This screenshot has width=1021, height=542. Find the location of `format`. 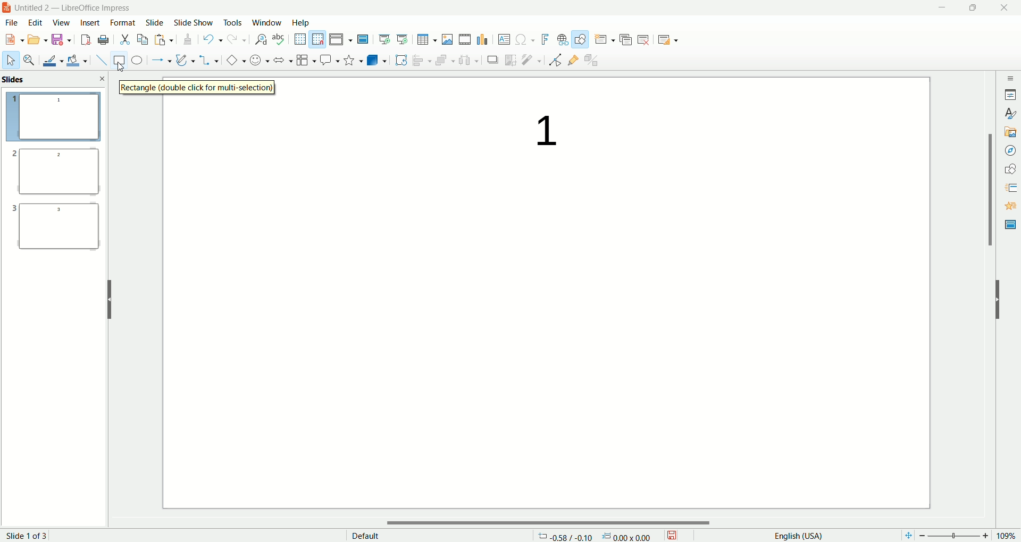

format is located at coordinates (123, 22).